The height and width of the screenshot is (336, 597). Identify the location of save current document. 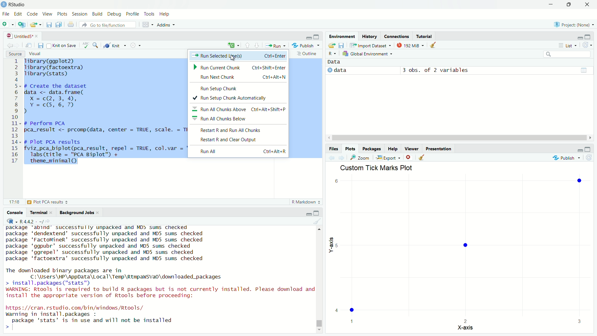
(49, 25).